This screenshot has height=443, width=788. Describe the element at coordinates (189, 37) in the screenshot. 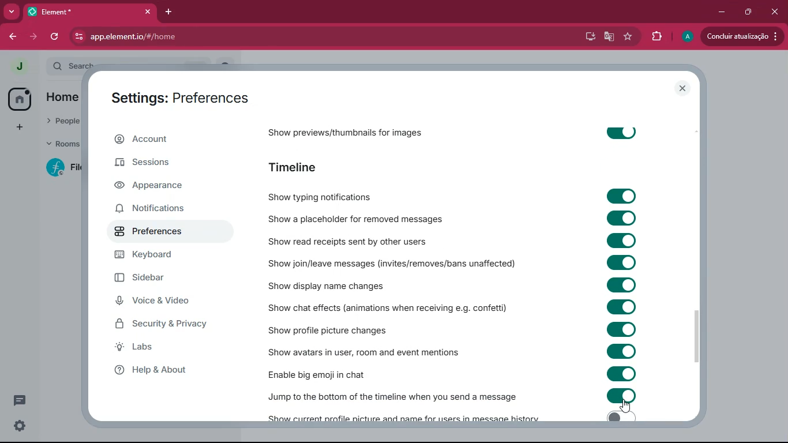

I see `app.element.io/#/home` at that location.